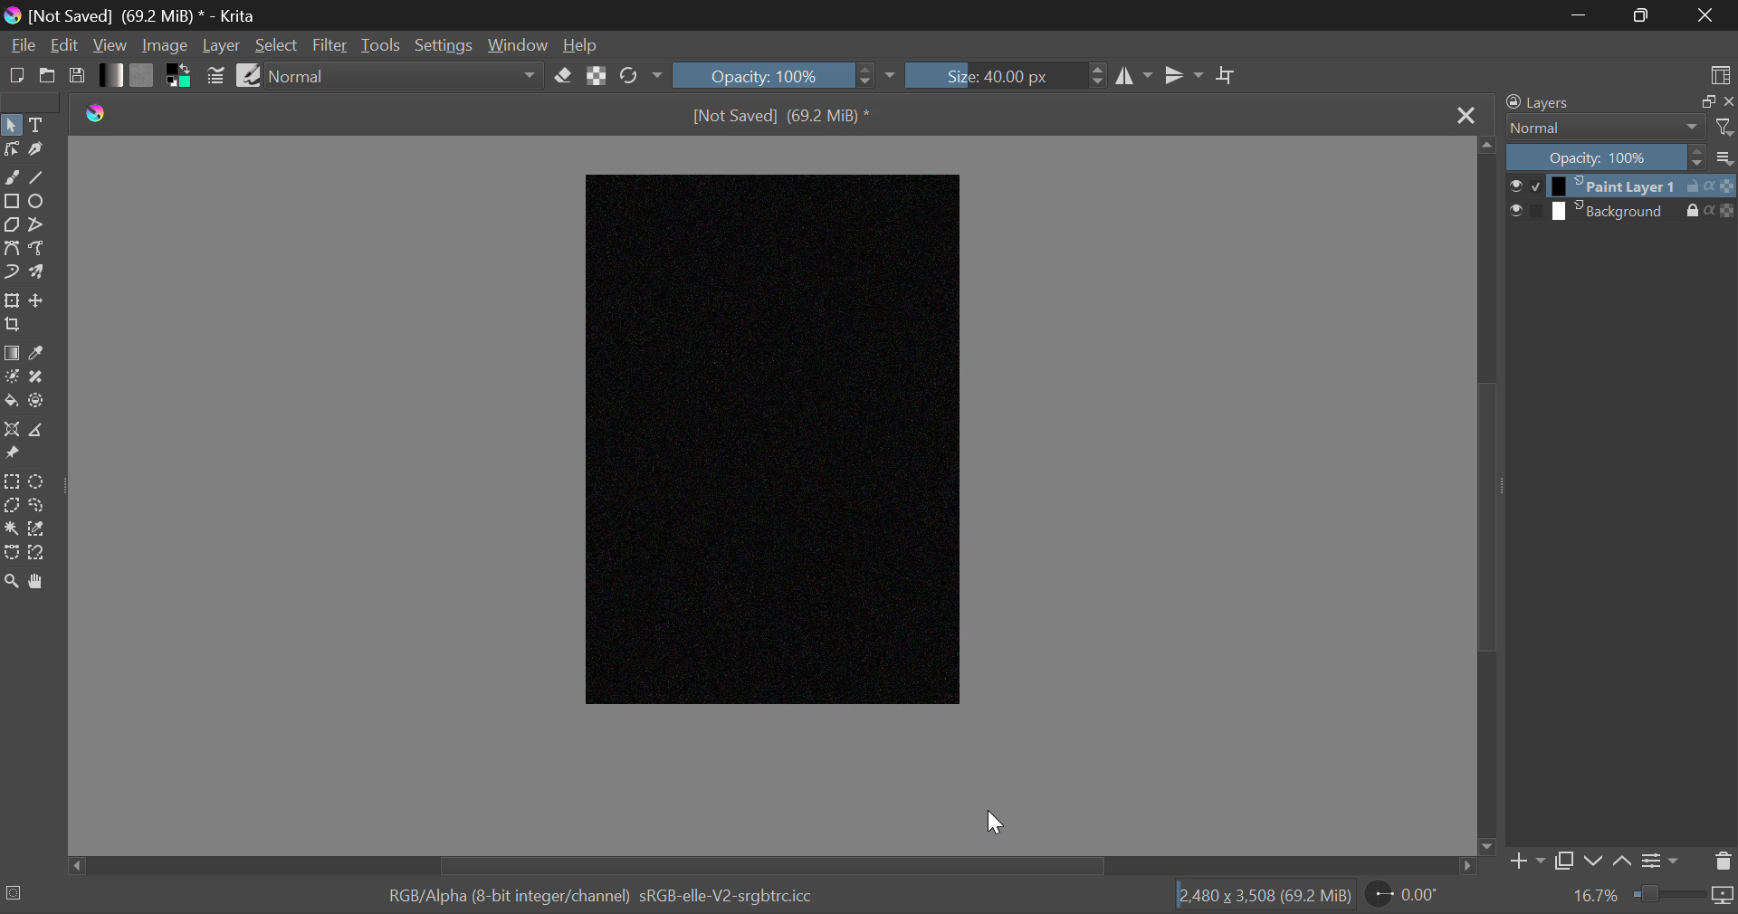 Image resolution: width=1738 pixels, height=914 pixels. Describe the element at coordinates (12, 481) in the screenshot. I see `Rectangular Selection` at that location.